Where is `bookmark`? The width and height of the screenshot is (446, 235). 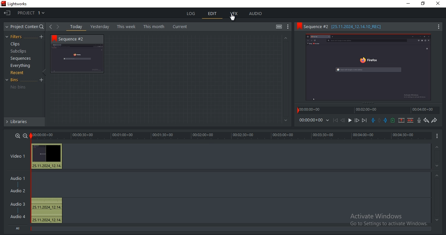
bookmark is located at coordinates (299, 27).